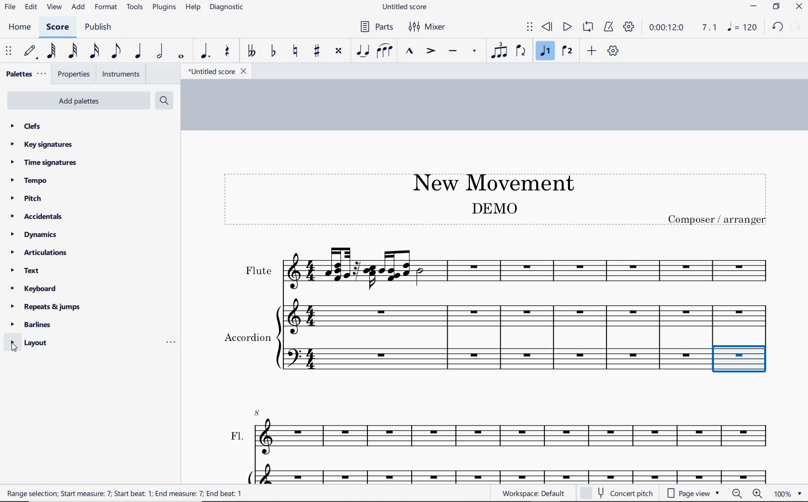  I want to click on accent, so click(430, 51).